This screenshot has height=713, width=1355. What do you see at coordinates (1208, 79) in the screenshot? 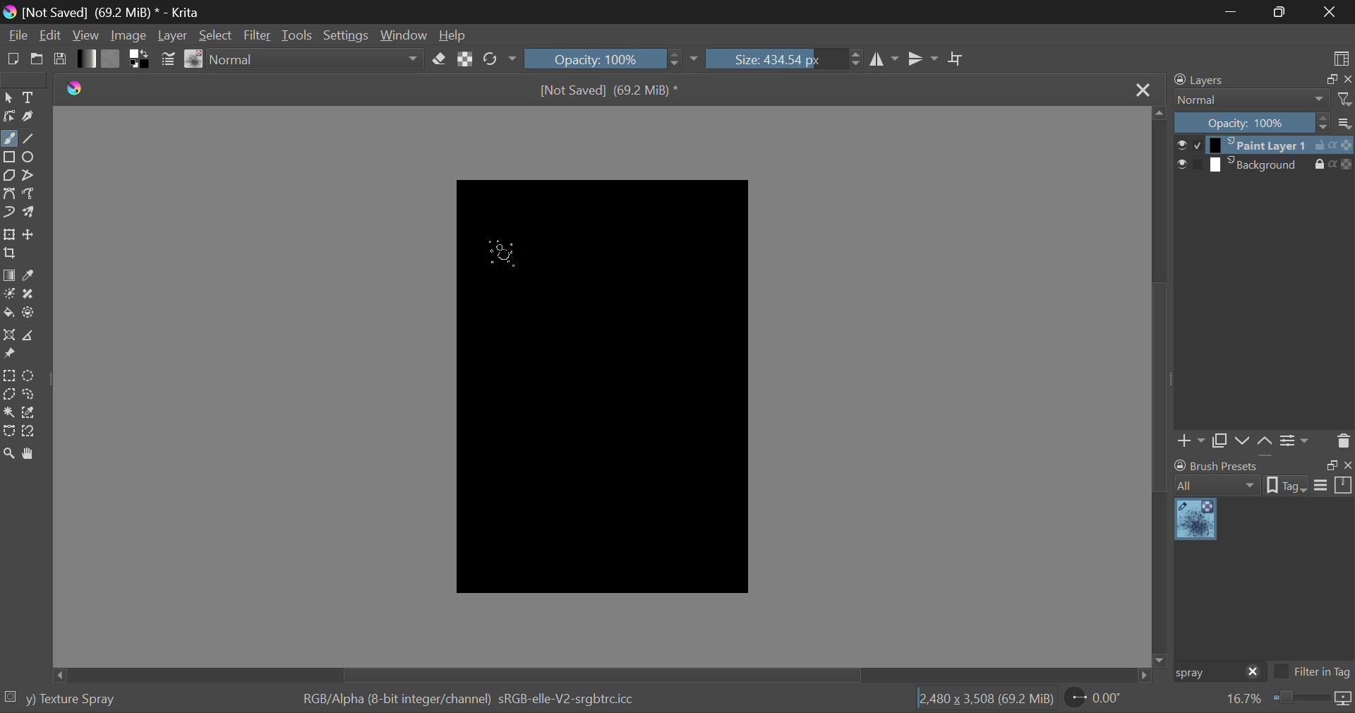
I see `Layers` at bounding box center [1208, 79].